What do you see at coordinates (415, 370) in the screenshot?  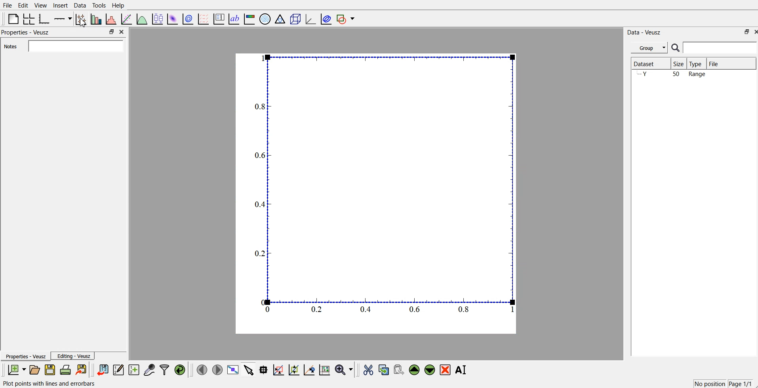 I see `move the selected widgets up` at bounding box center [415, 370].